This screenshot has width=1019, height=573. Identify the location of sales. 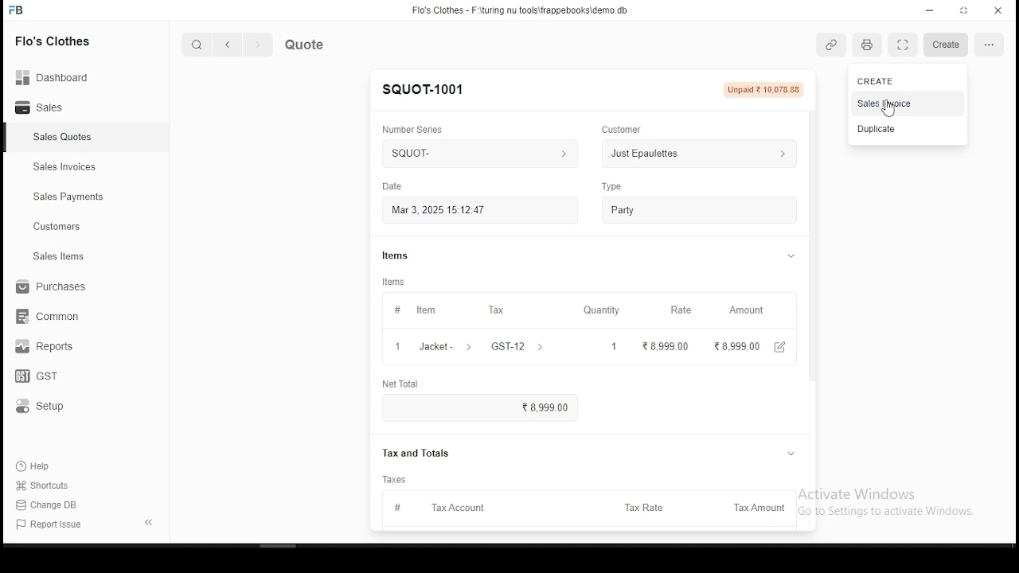
(51, 107).